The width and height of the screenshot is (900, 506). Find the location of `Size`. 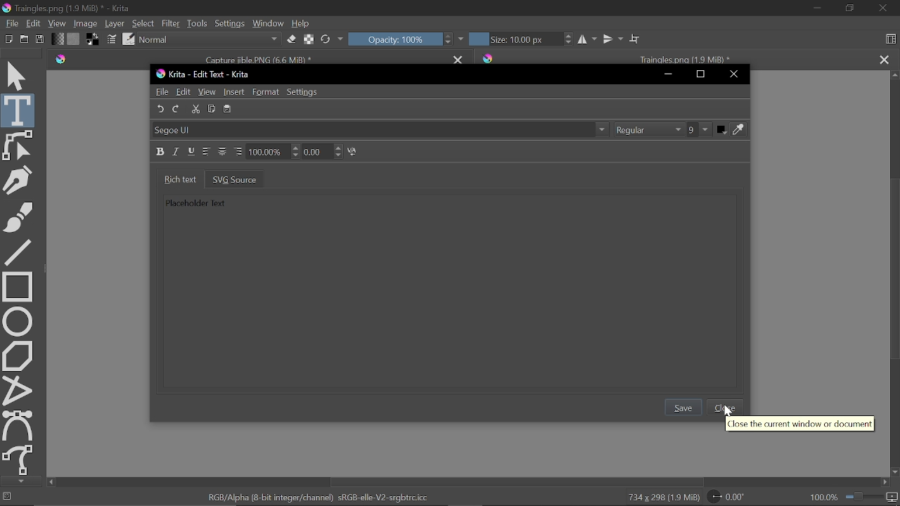

Size is located at coordinates (513, 39).